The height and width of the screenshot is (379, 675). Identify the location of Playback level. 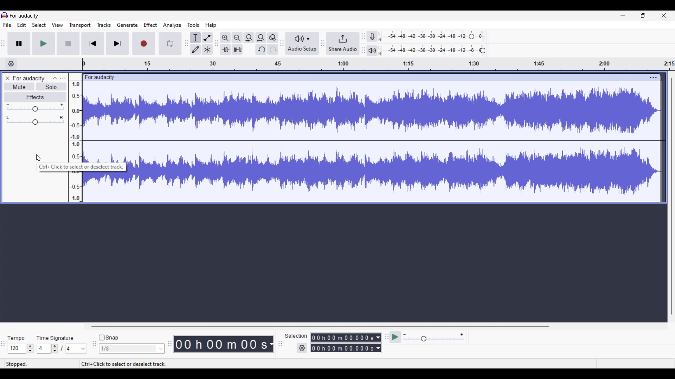
(431, 50).